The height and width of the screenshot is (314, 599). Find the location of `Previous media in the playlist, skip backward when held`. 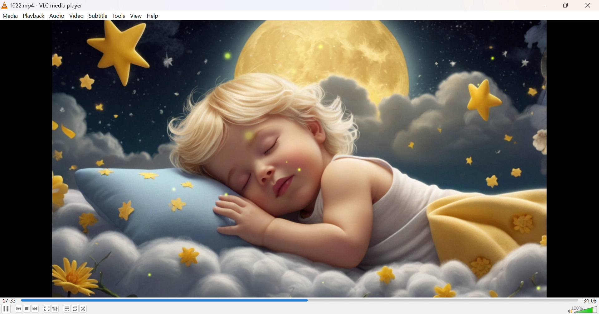

Previous media in the playlist, skip backward when held is located at coordinates (19, 309).